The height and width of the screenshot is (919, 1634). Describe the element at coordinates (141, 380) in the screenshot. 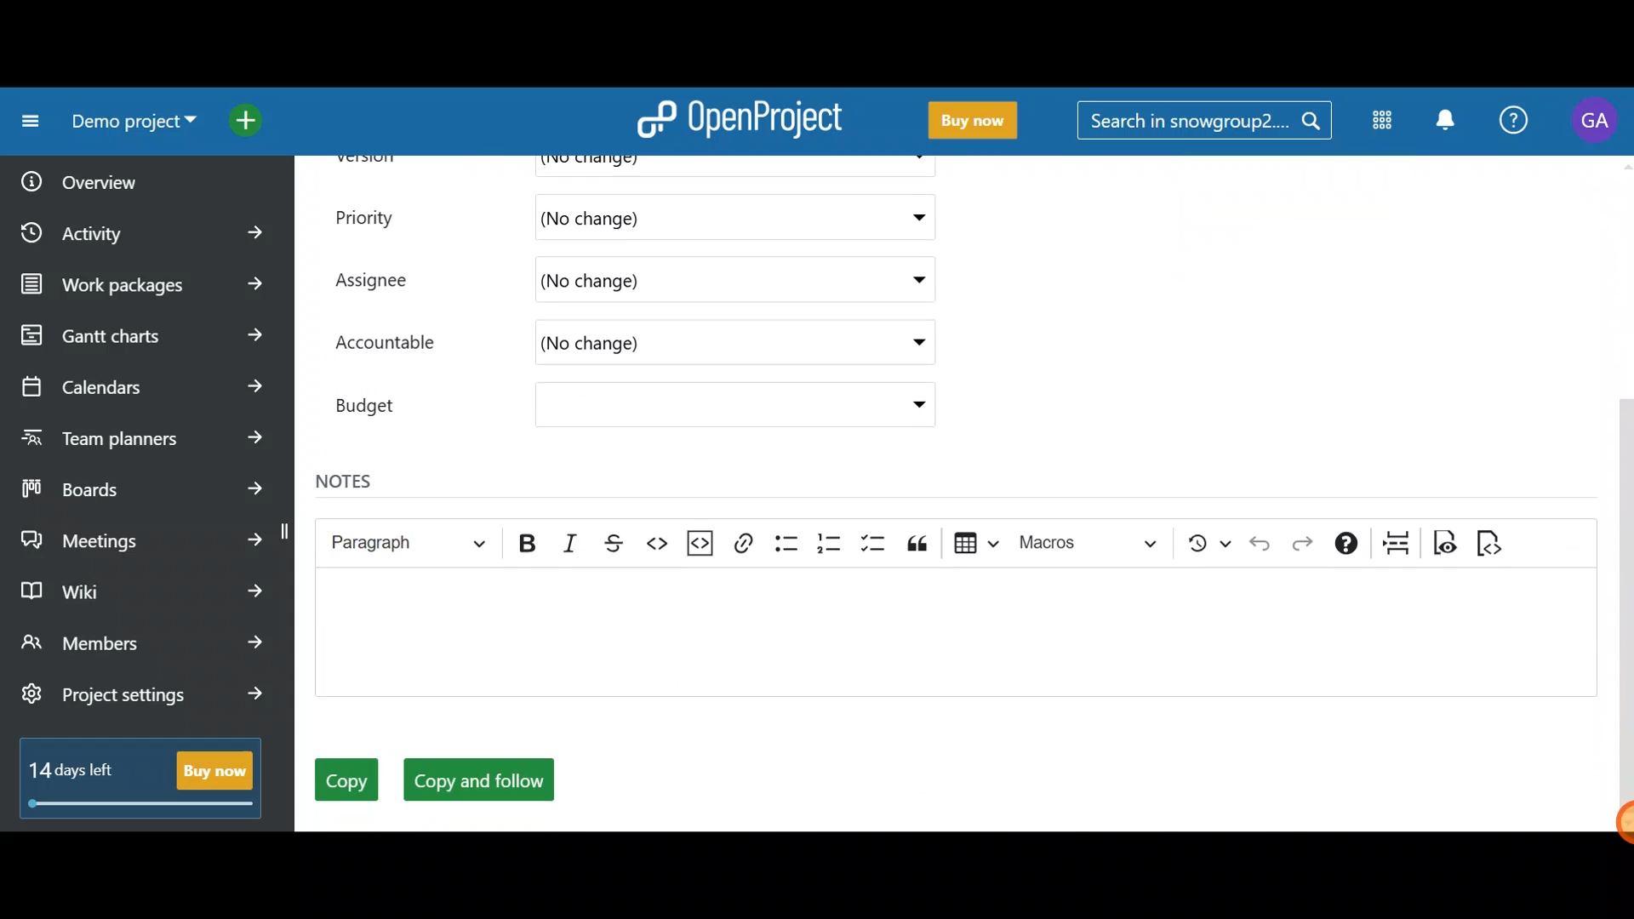

I see `Calendars` at that location.